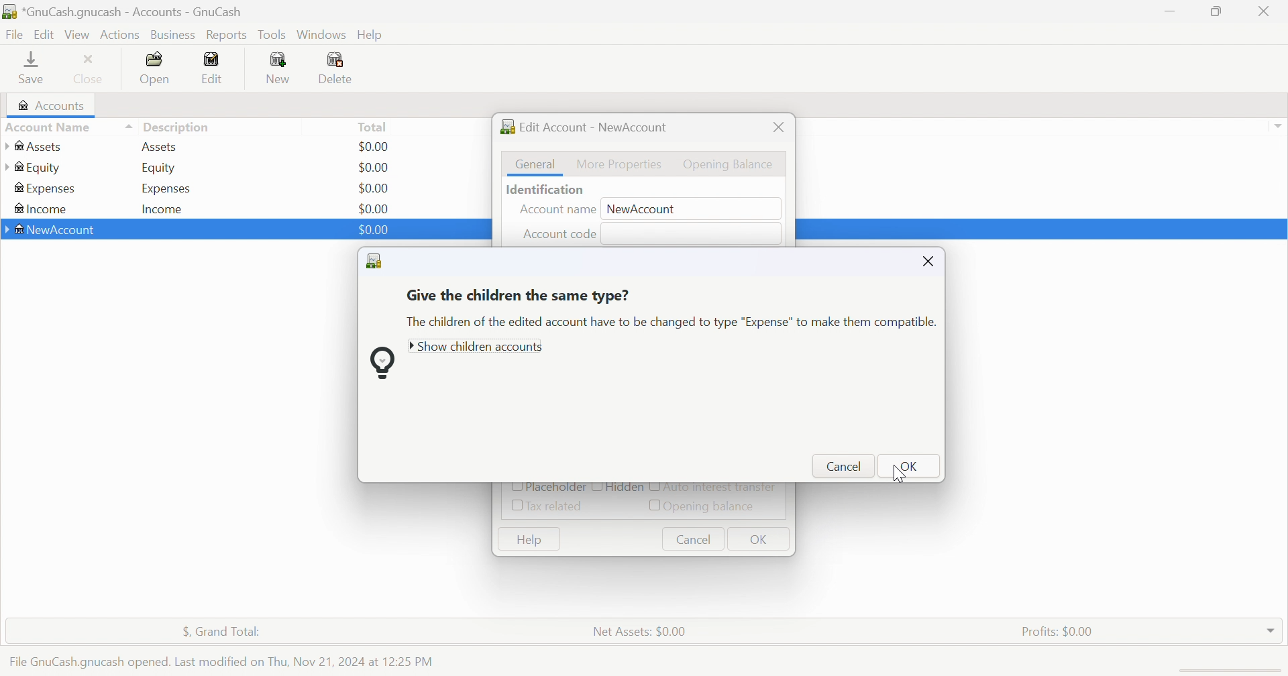  Describe the element at coordinates (714, 506) in the screenshot. I see `Opening Balance` at that location.